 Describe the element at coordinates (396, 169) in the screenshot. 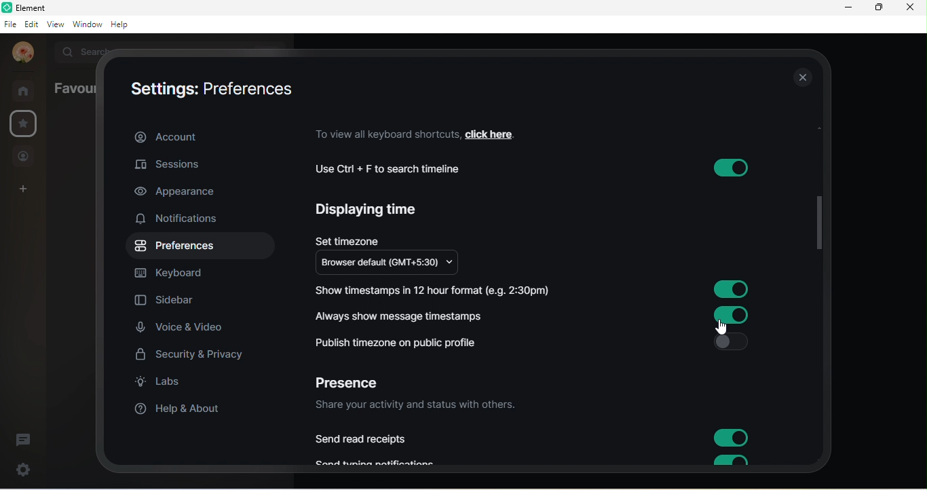

I see `use ctrl+f to search timeline` at that location.